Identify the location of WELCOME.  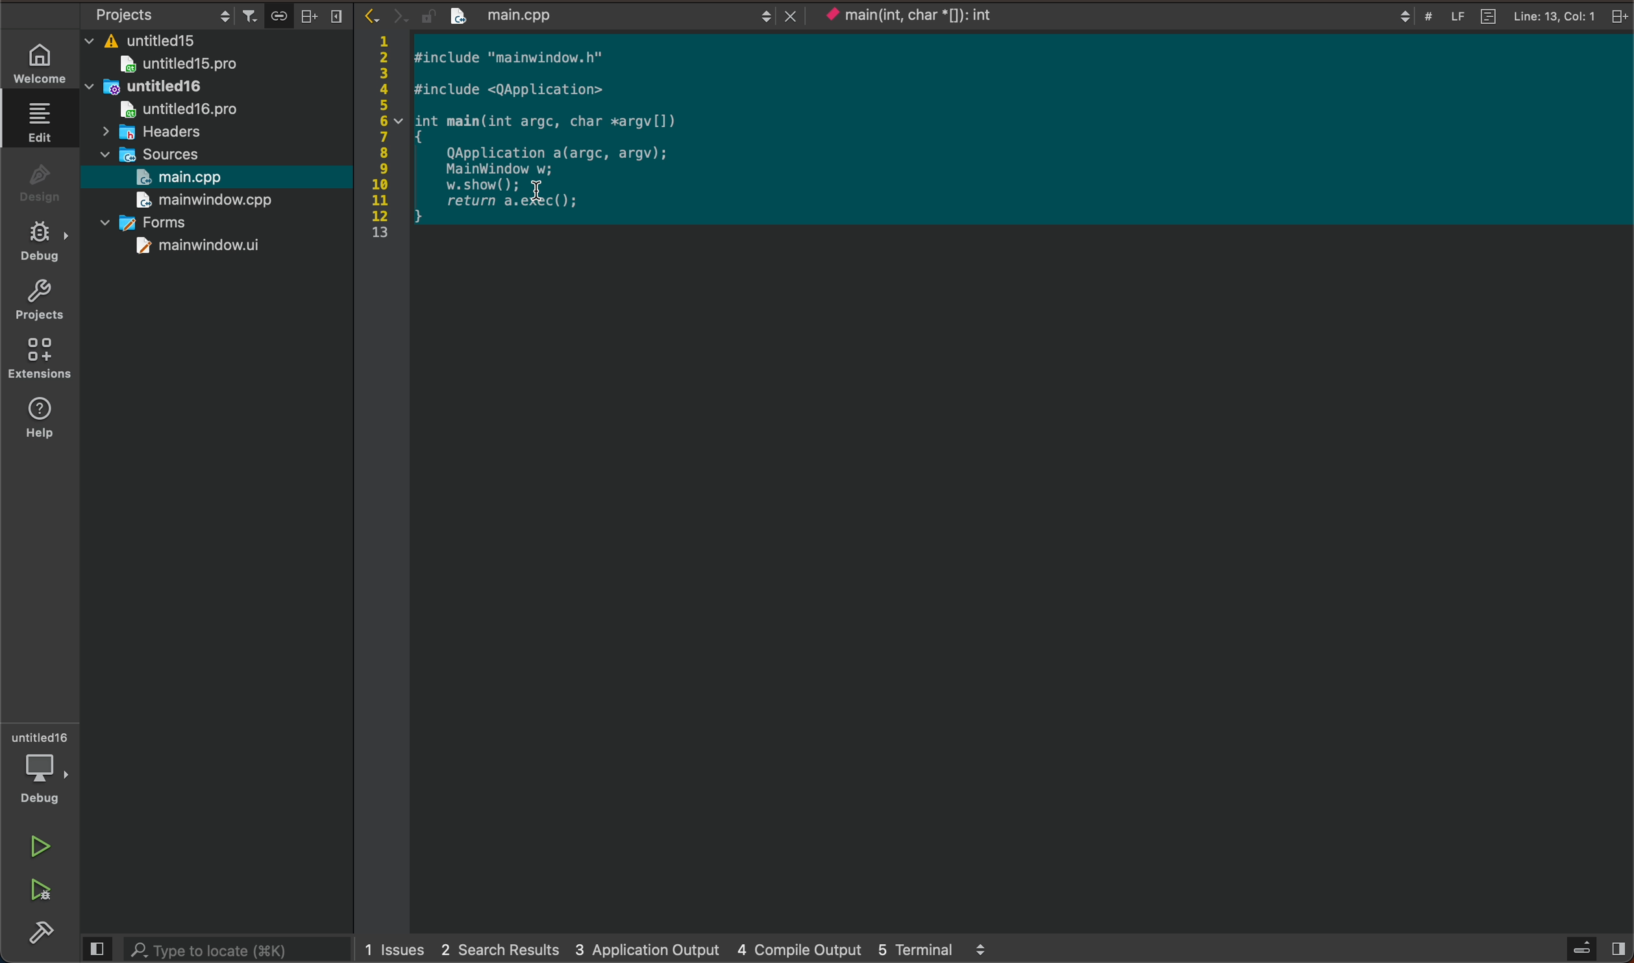
(40, 61).